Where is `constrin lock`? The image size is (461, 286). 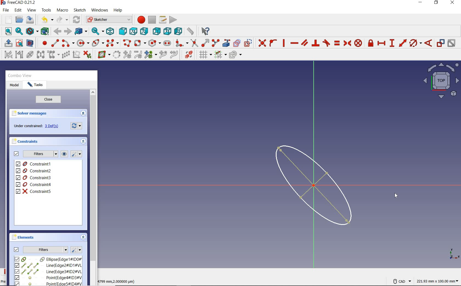 constrin lock is located at coordinates (371, 43).